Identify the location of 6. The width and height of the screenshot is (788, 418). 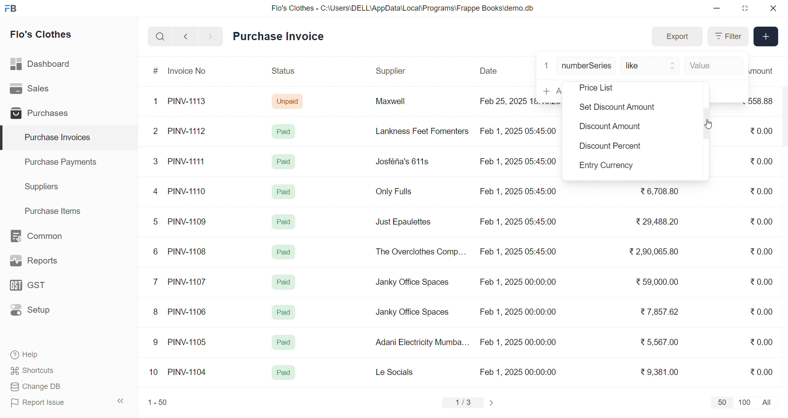
(156, 251).